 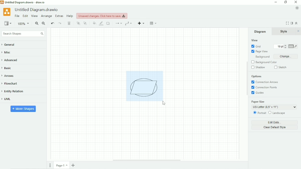 What do you see at coordinates (17, 16) in the screenshot?
I see `File` at bounding box center [17, 16].